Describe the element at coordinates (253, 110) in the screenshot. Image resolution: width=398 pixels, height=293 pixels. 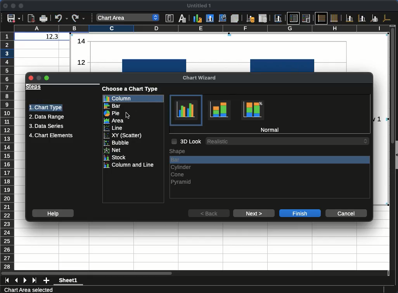
I see `Percent stacked` at that location.